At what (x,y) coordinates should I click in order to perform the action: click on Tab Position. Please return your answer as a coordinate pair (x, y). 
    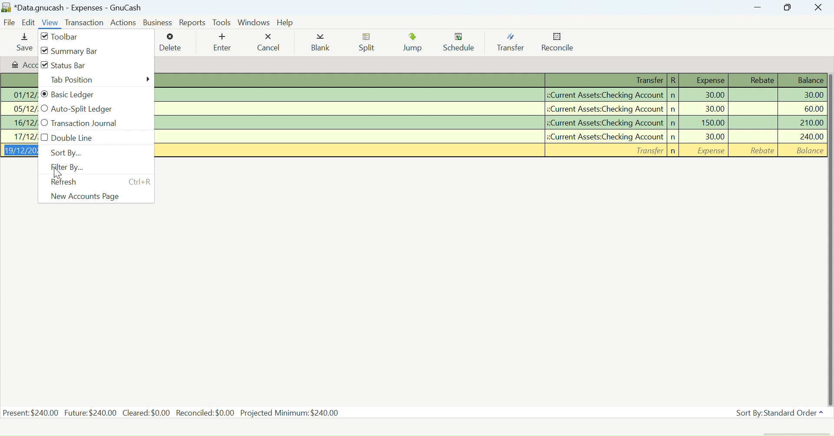
    Looking at the image, I should click on (96, 81).